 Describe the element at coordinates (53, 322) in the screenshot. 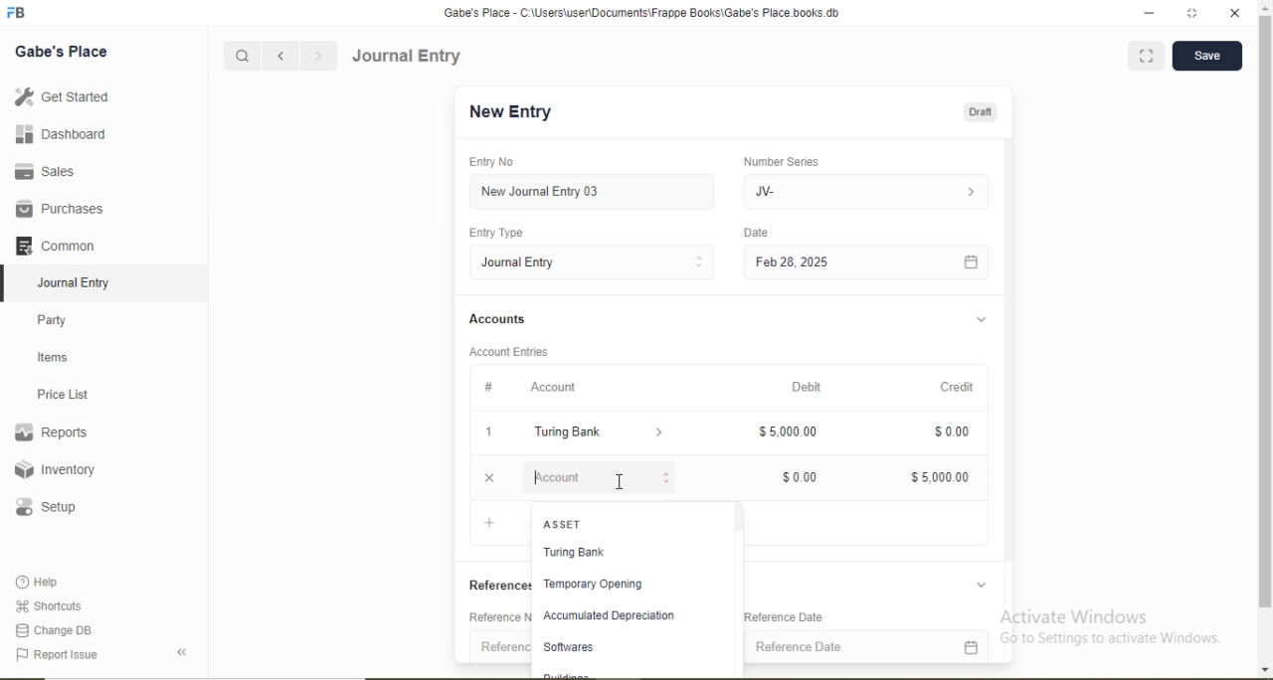

I see `Party` at that location.